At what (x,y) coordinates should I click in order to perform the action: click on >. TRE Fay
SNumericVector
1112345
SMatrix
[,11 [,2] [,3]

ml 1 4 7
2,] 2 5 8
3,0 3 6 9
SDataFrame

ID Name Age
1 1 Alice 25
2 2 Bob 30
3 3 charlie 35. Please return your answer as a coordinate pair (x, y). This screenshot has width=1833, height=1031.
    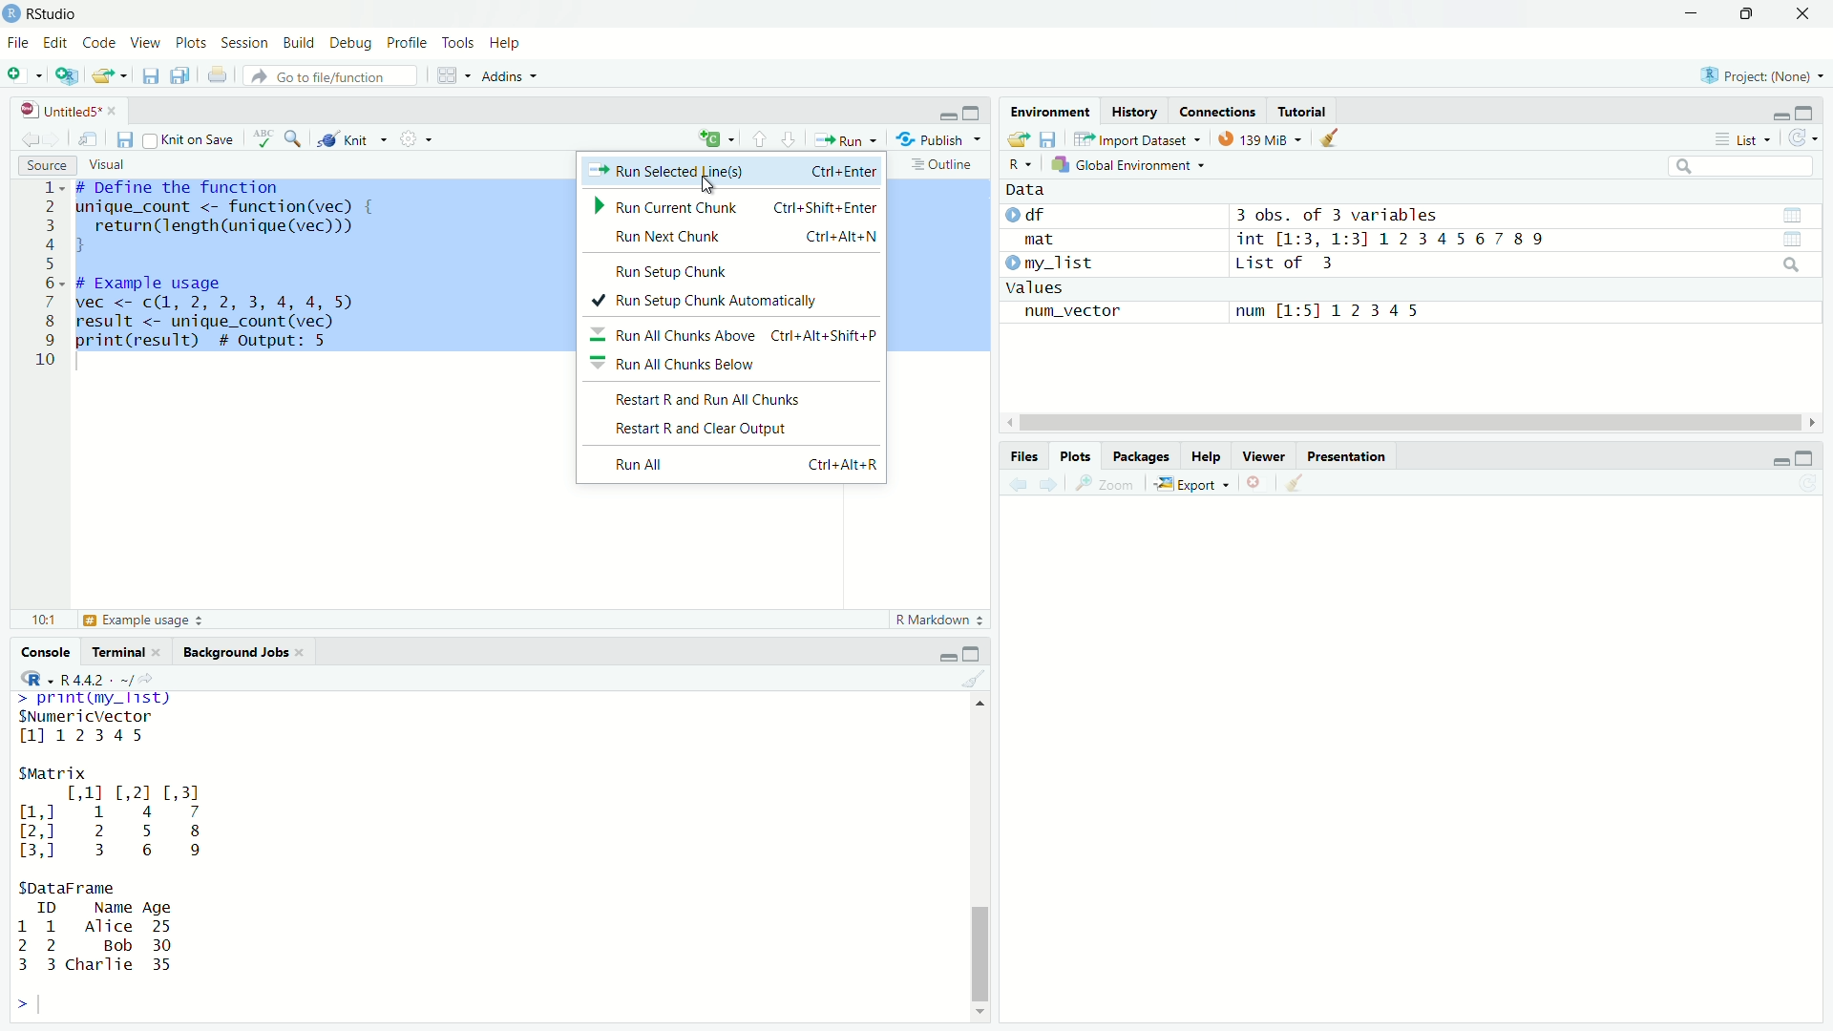
    Looking at the image, I should click on (116, 838).